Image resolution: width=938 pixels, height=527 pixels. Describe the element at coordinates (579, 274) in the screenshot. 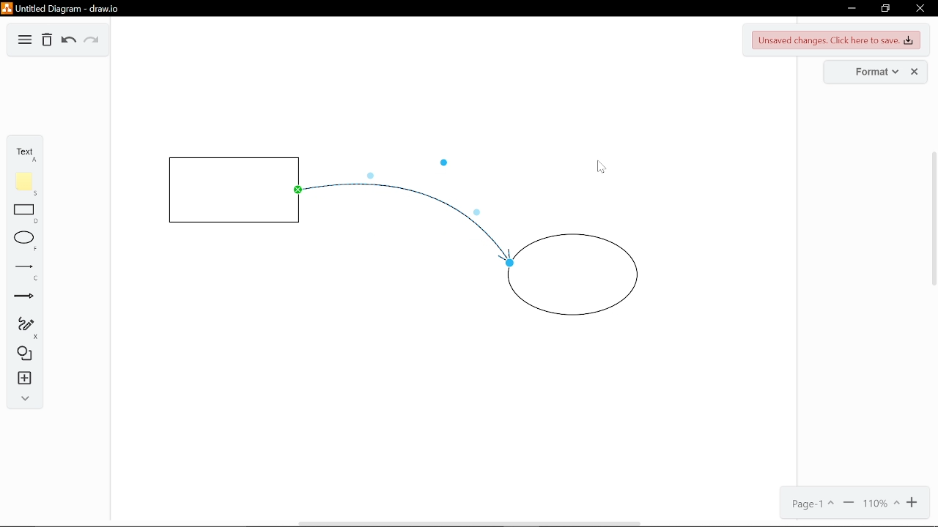

I see `Circle shape` at that location.